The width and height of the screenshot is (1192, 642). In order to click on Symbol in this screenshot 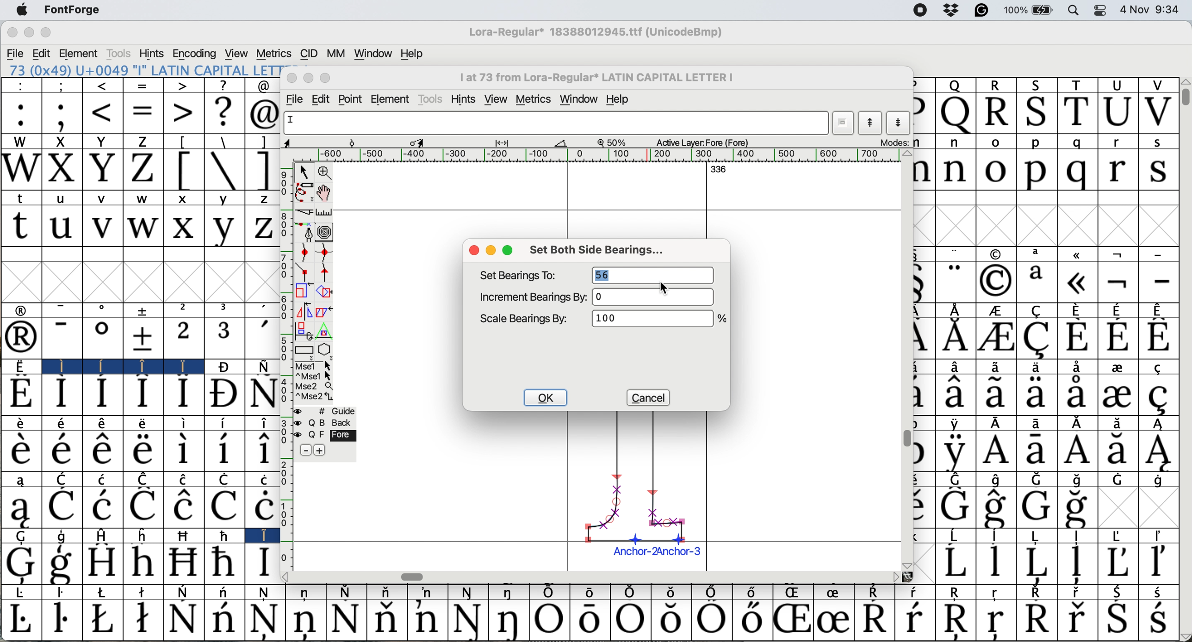, I will do `click(755, 593)`.